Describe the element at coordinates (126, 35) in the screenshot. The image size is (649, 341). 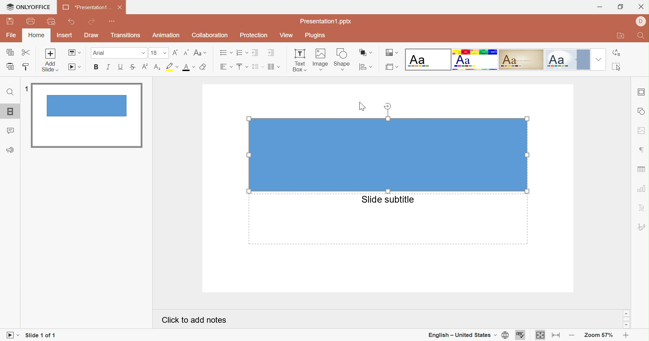
I see `Transitions` at that location.